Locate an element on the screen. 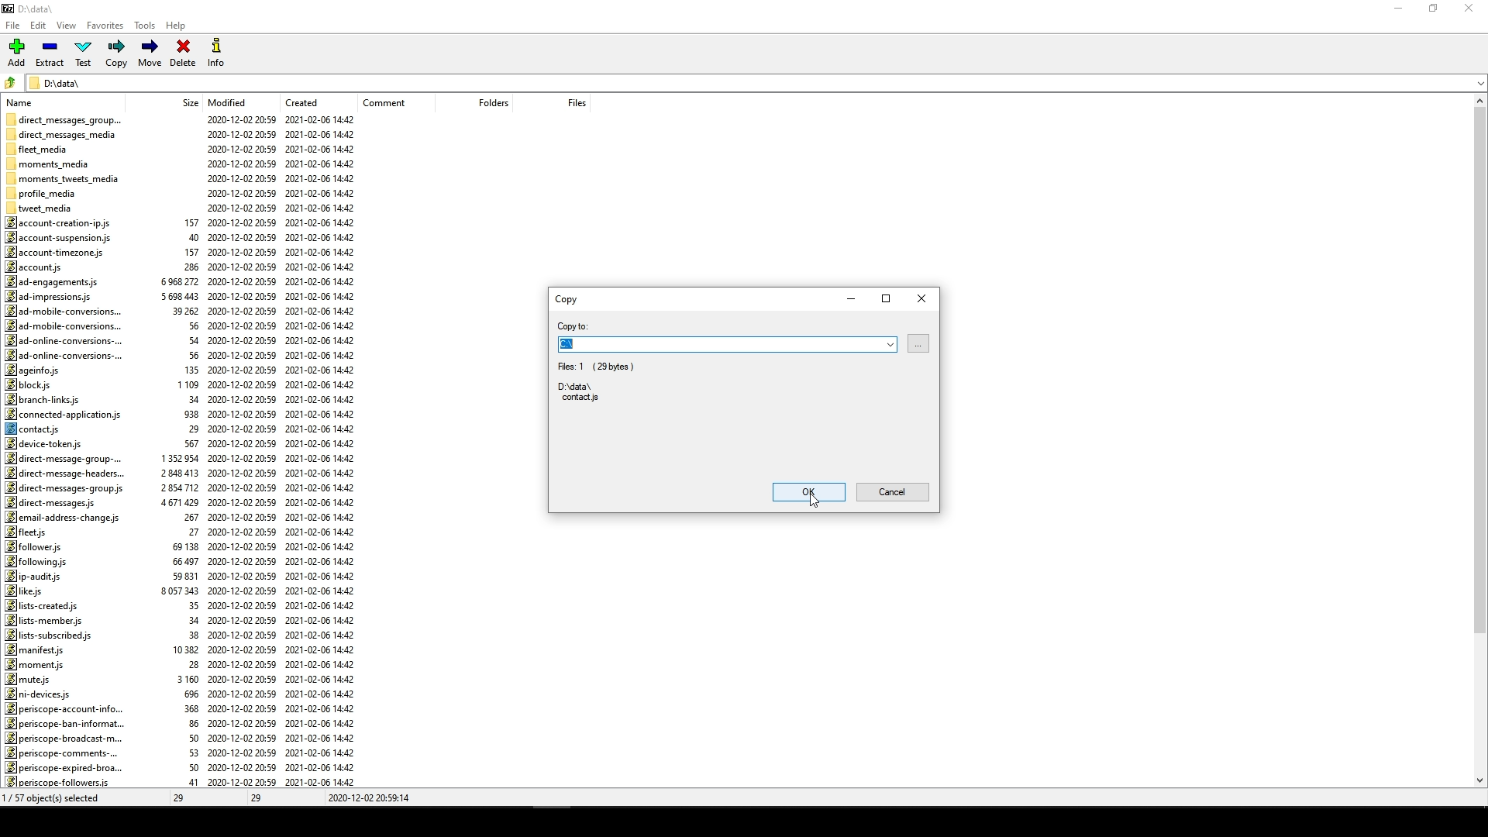 Image resolution: width=1488 pixels, height=837 pixels. lists-member.js is located at coordinates (43, 620).